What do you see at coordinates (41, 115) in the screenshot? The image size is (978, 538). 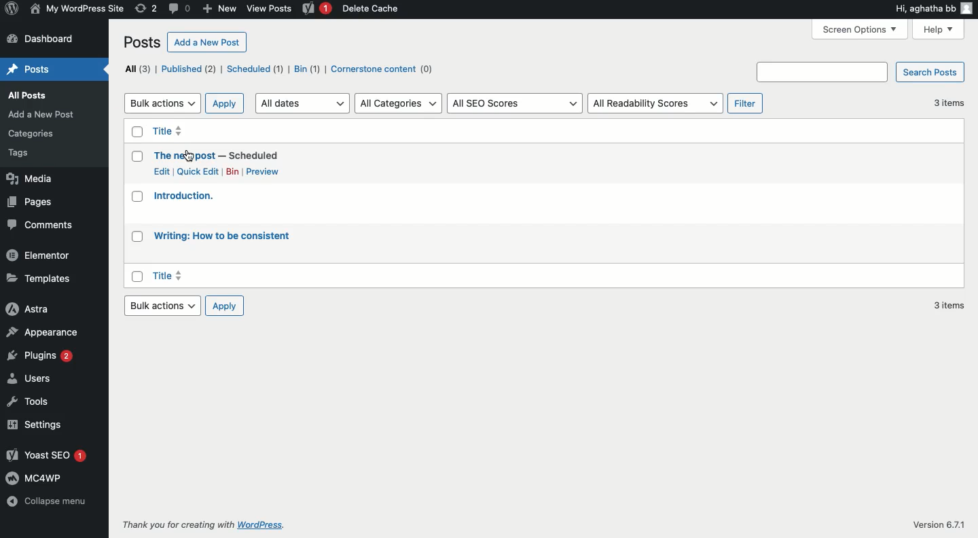 I see `Add a New Post` at bounding box center [41, 115].